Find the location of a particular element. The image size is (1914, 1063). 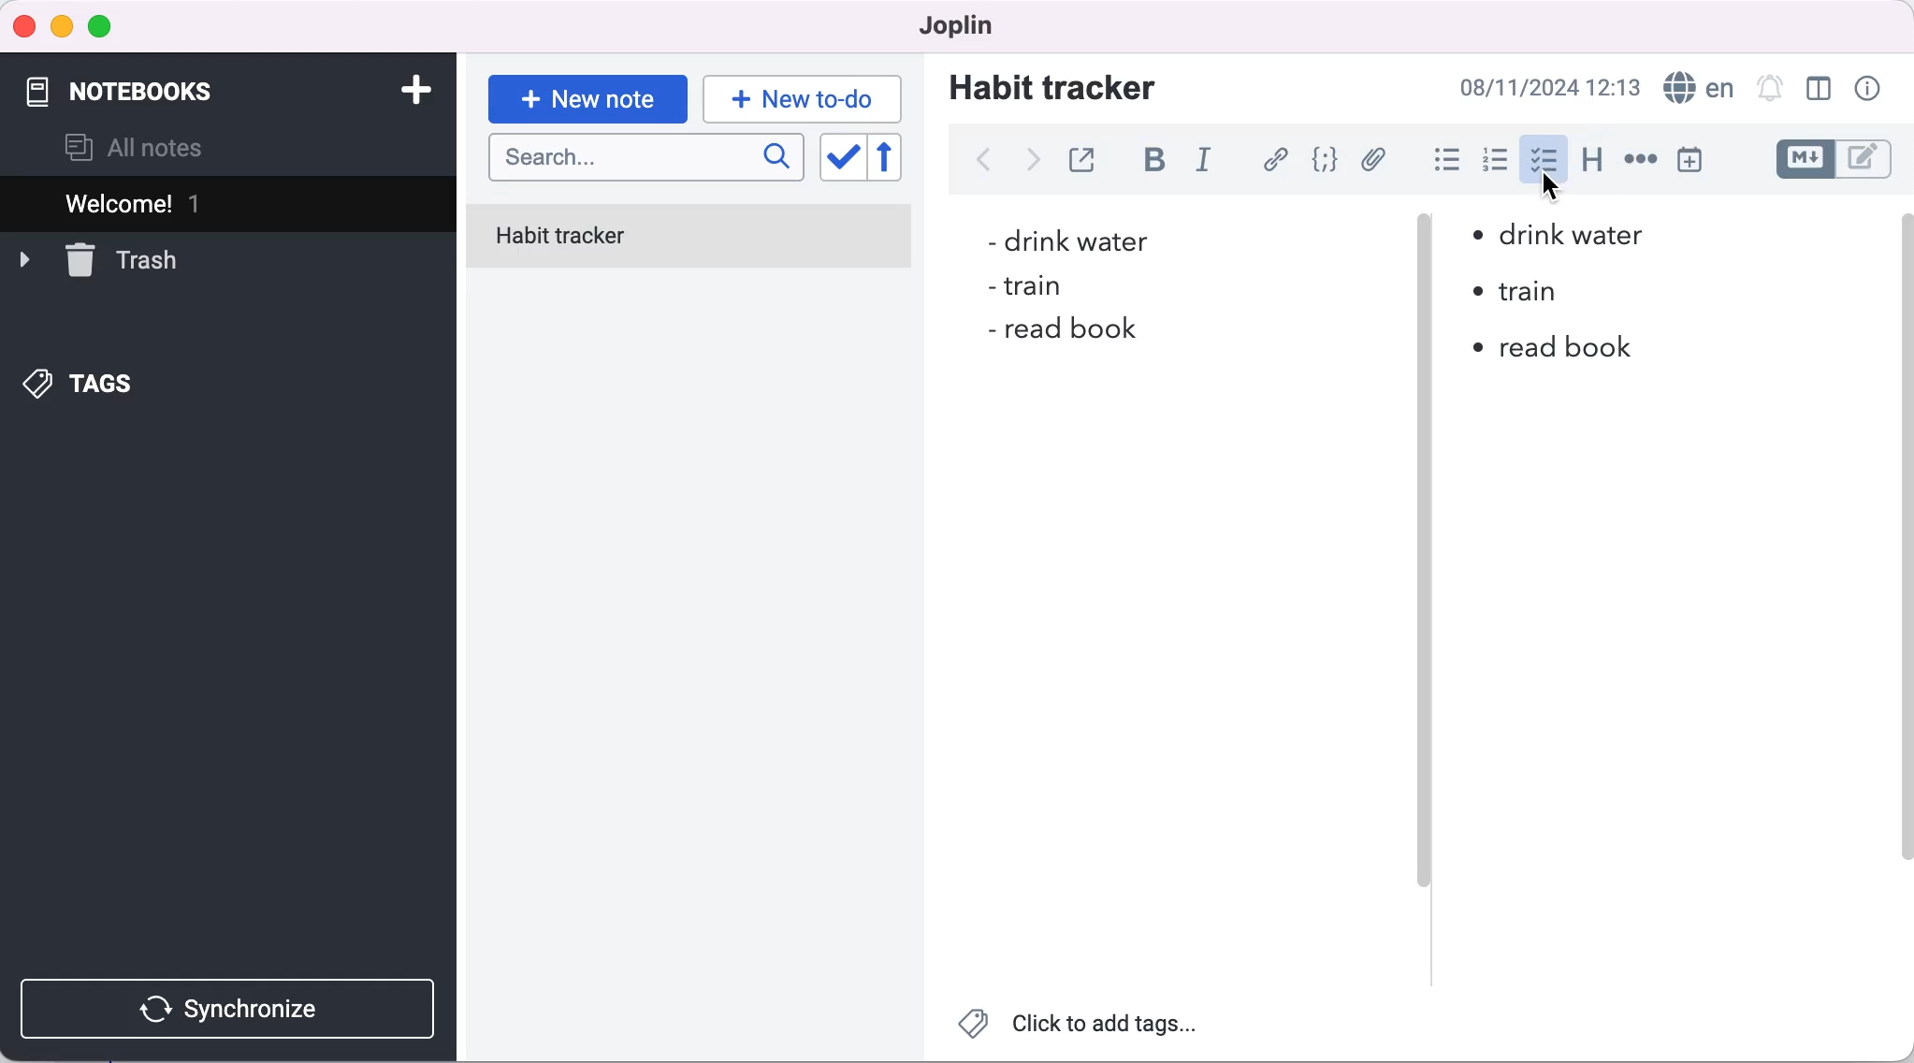

trash is located at coordinates (98, 258).